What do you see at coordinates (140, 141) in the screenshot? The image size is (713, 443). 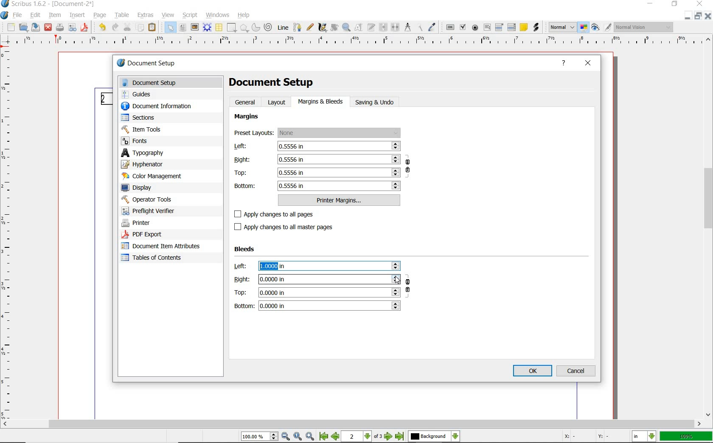 I see `fonts` at bounding box center [140, 141].